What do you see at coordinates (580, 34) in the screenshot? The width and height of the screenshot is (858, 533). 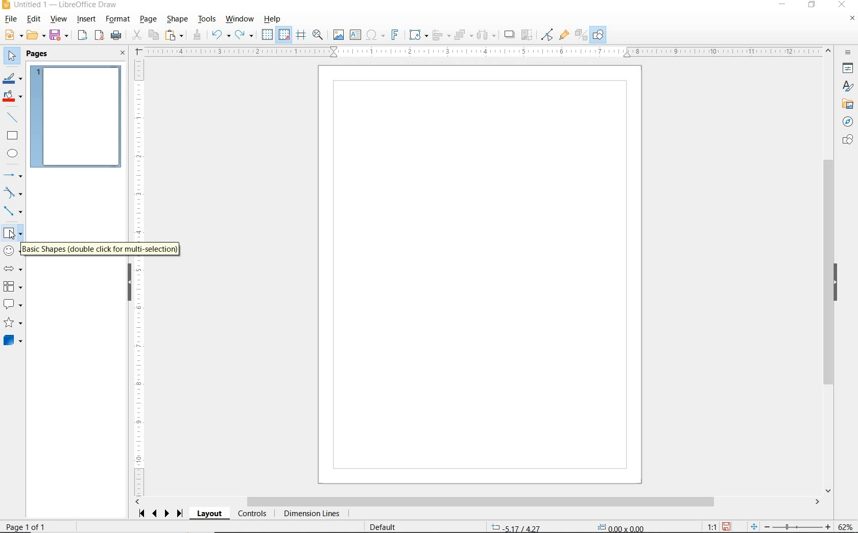 I see `TOGGLE EXTRUSION` at bounding box center [580, 34].